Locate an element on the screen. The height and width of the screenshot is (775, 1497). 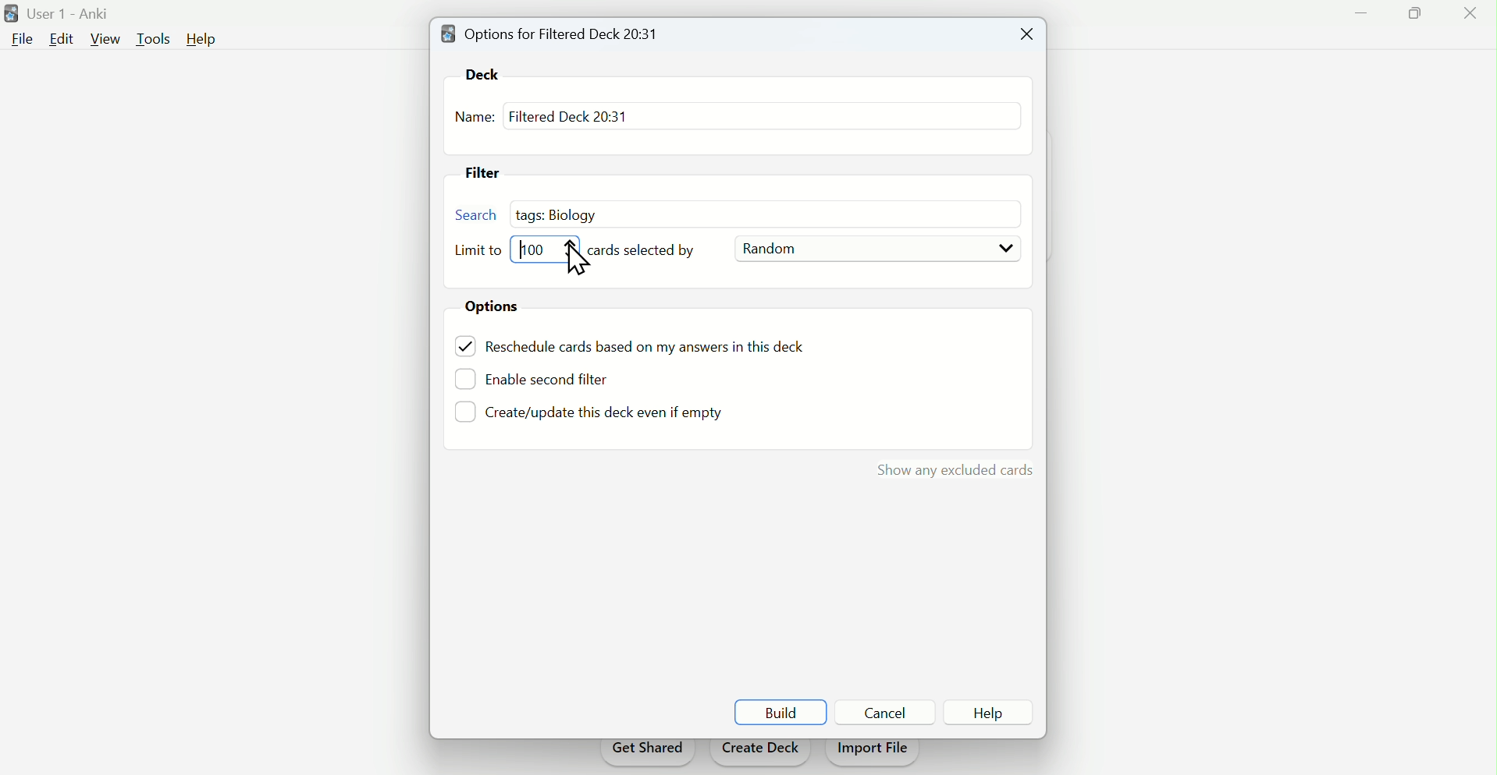
show my excluded cards is located at coordinates (951, 470).